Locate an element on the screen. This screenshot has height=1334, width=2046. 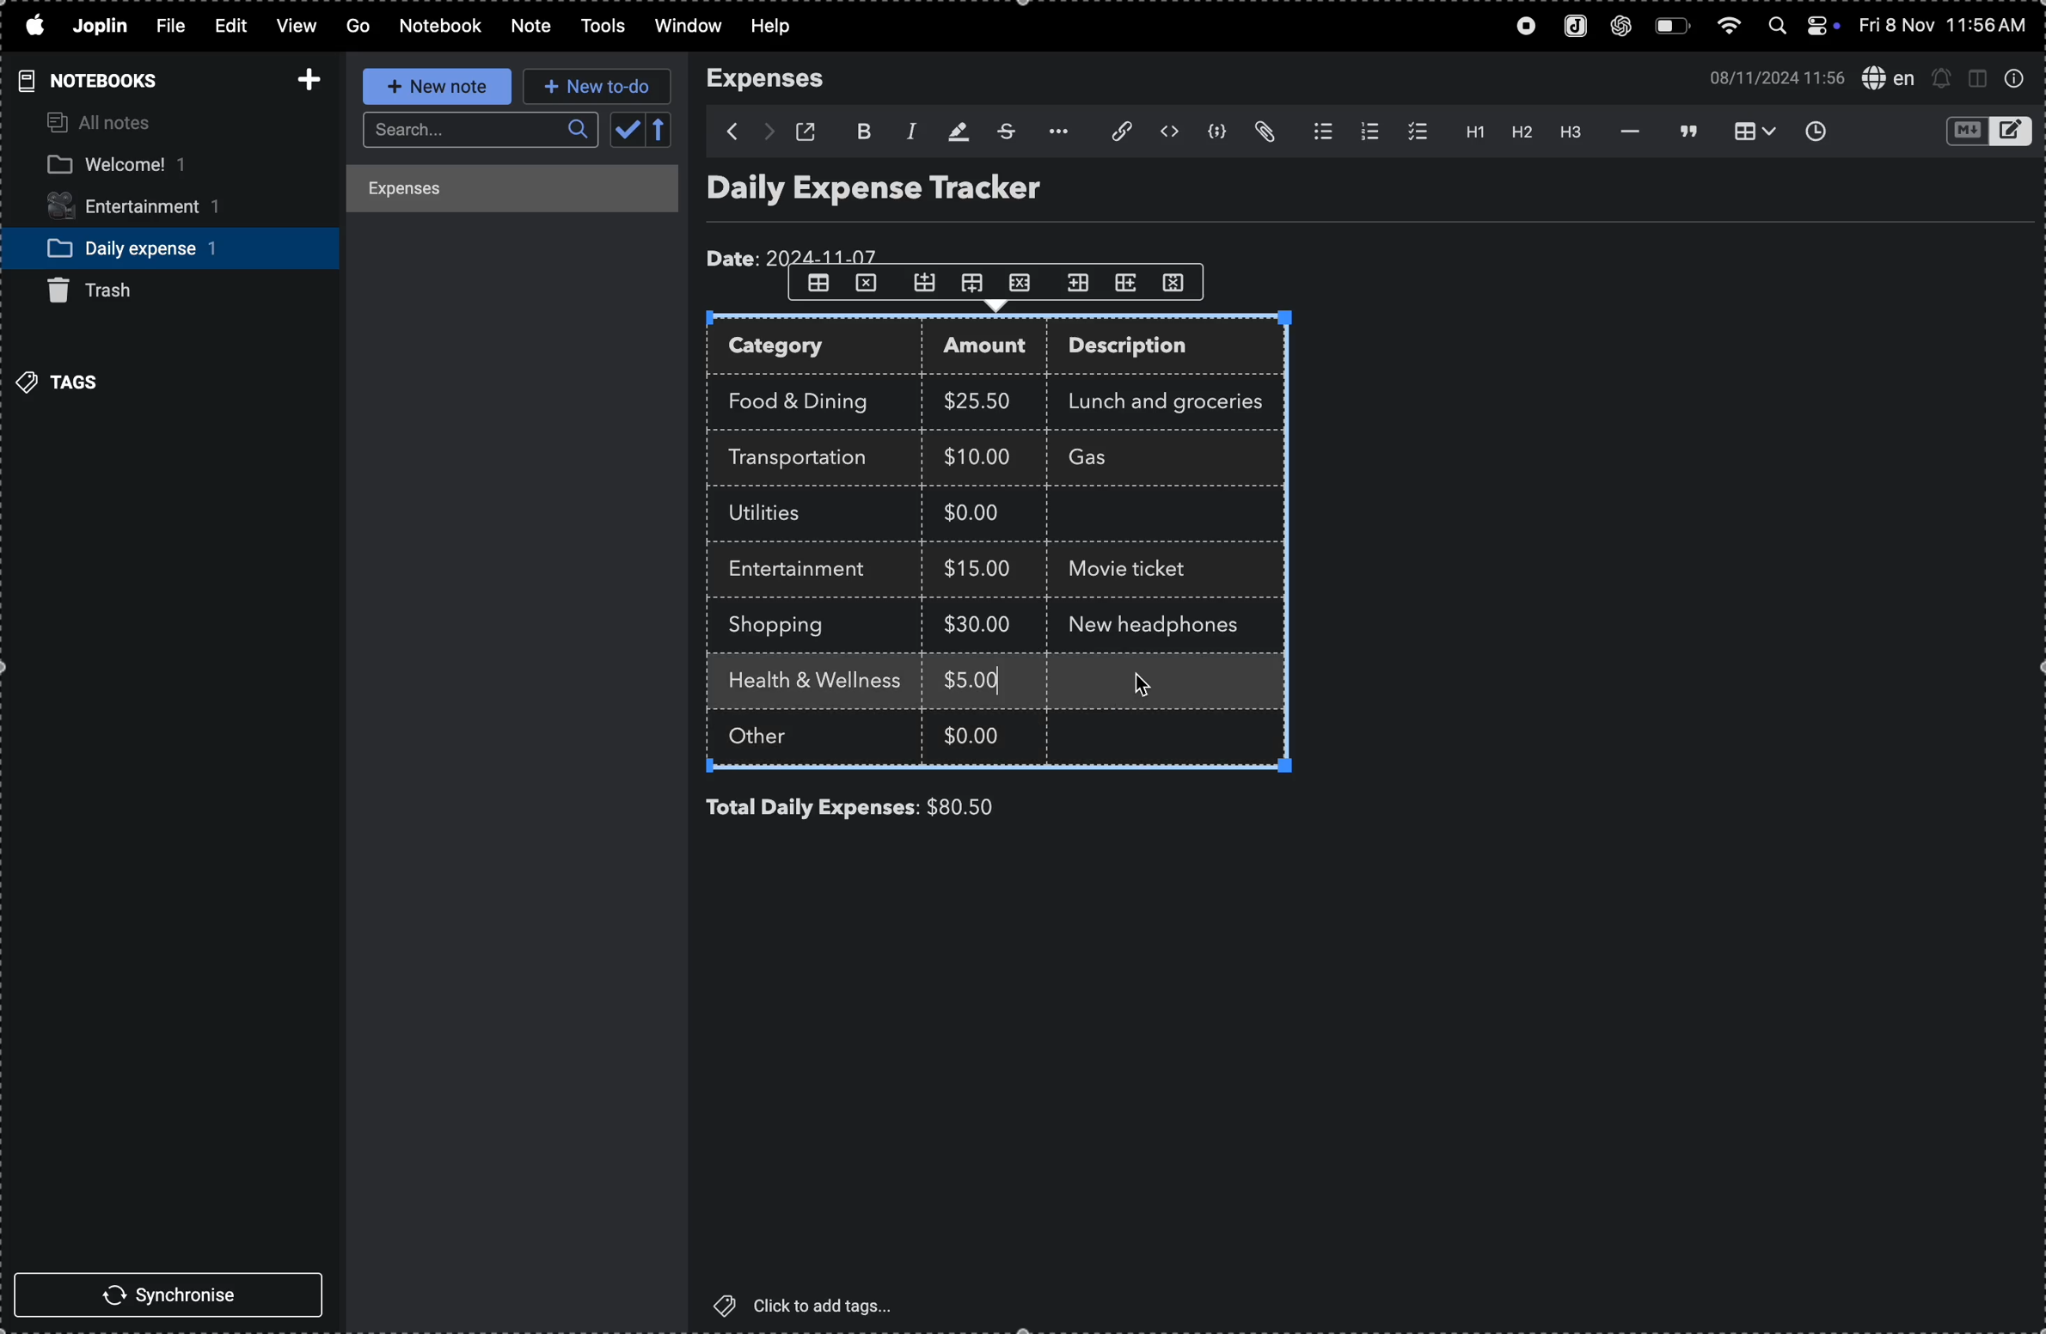
tools is located at coordinates (597, 27).